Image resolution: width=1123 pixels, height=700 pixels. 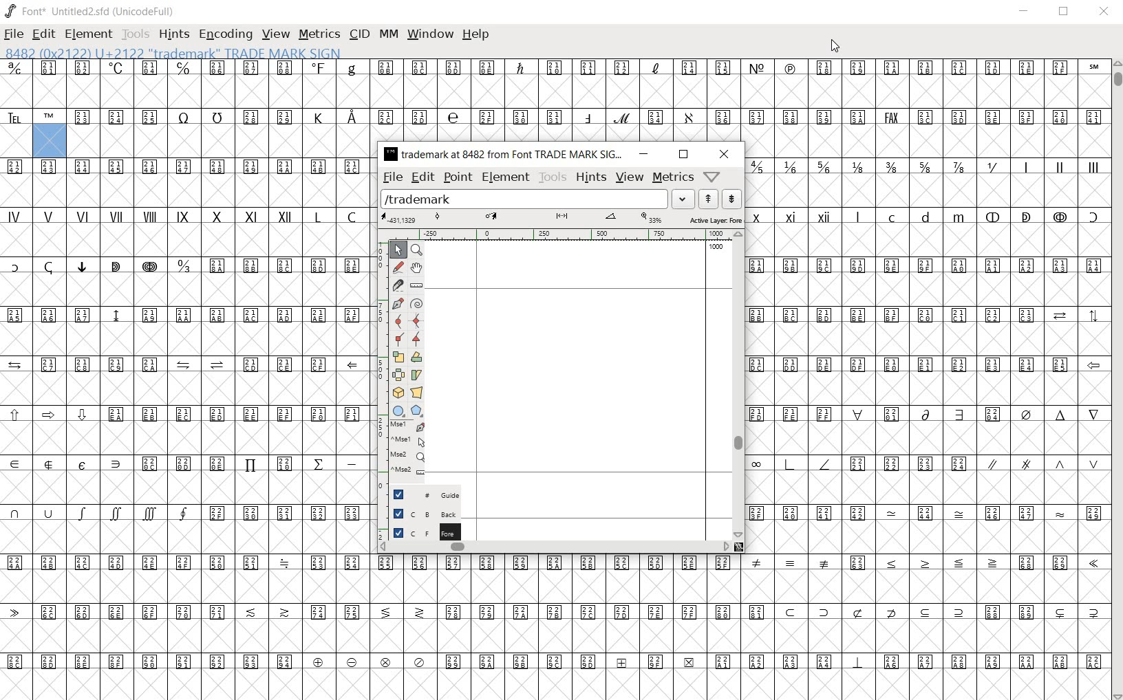 I want to click on Add a corner point, so click(x=398, y=338).